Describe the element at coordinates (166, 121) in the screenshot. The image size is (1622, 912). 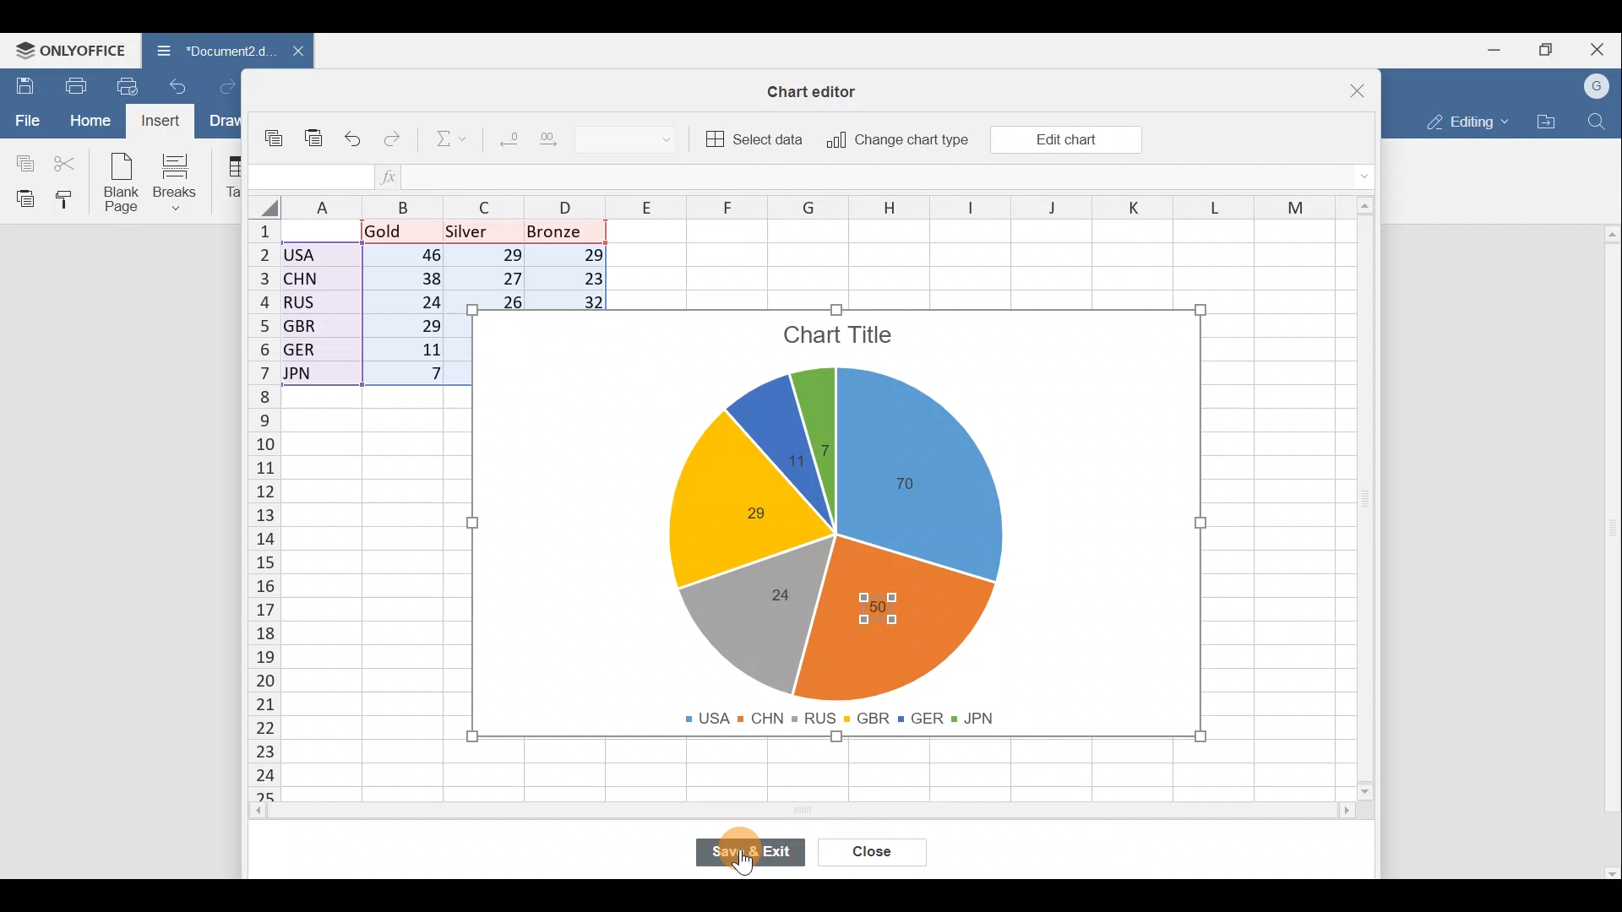
I see `Cursor on Insert` at that location.